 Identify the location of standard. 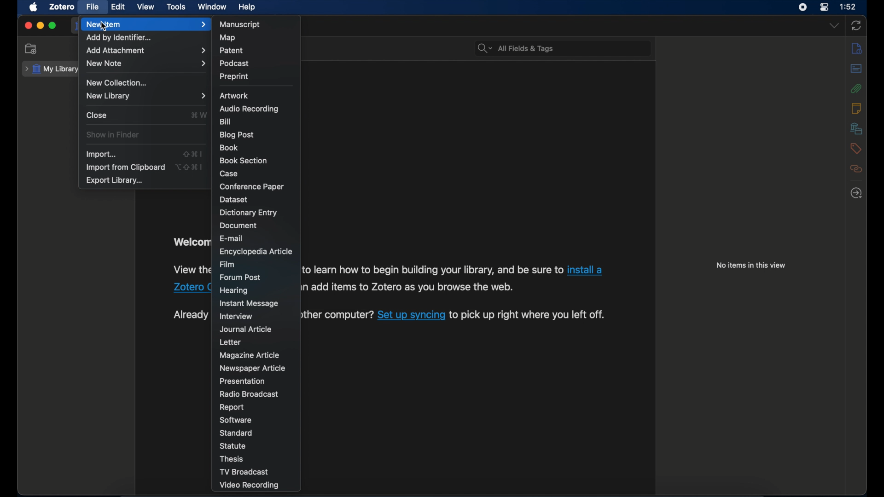
(237, 433).